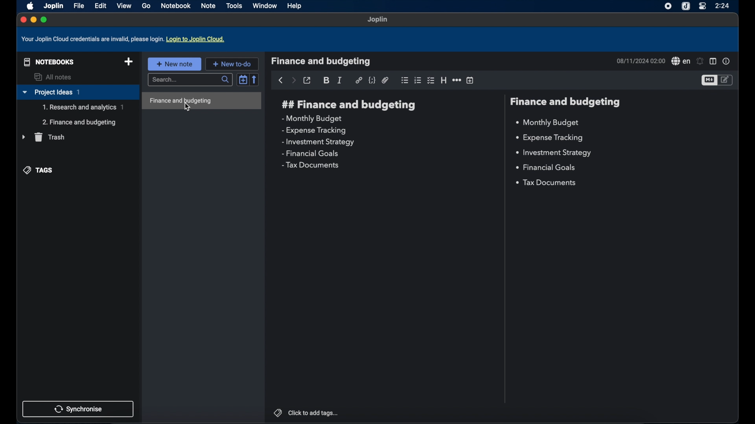 The width and height of the screenshot is (755, 424). What do you see at coordinates (39, 170) in the screenshot?
I see `tags` at bounding box center [39, 170].